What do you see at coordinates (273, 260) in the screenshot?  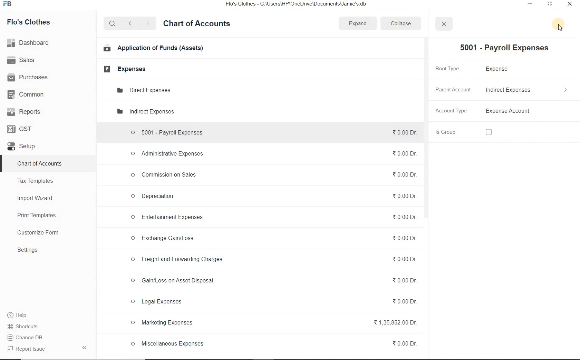 I see `© Freight and Forwarding Charges 0.00 Dr.` at bounding box center [273, 260].